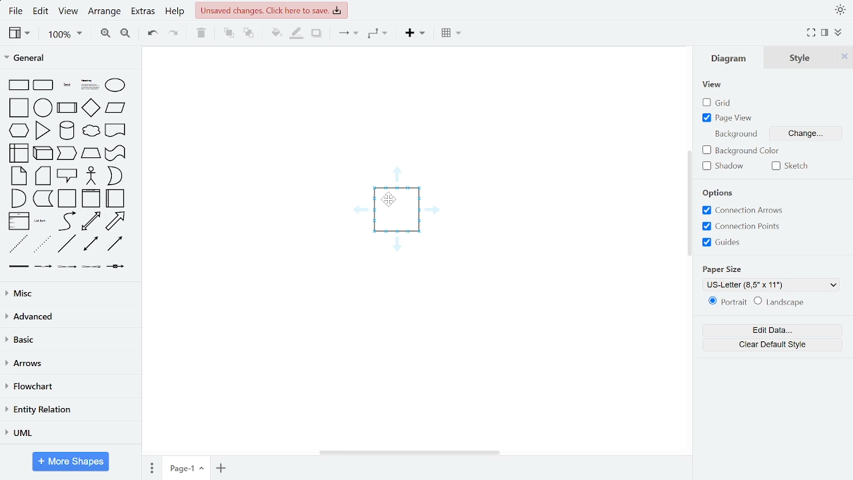 This screenshot has height=480, width=853. I want to click on general shapes, so click(17, 153).